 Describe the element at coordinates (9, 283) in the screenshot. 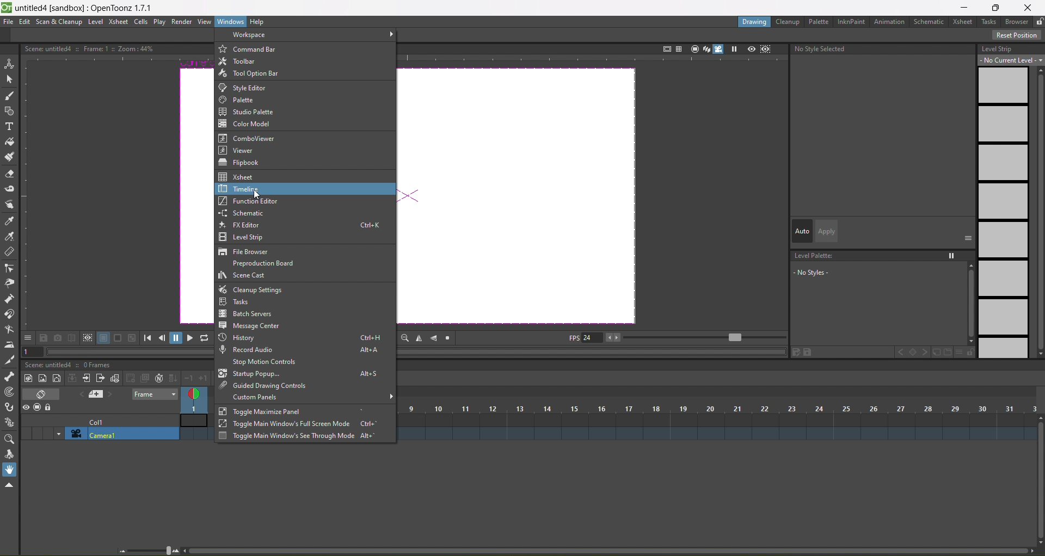

I see `pinch tool` at that location.